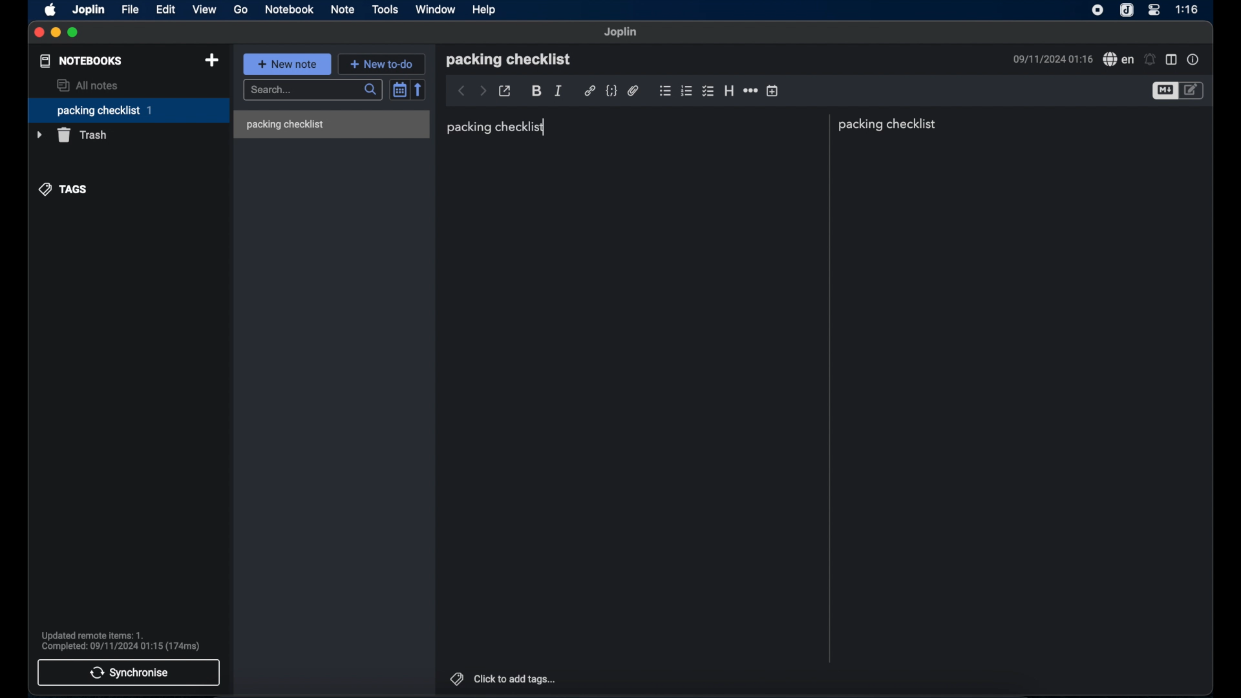 Image resolution: width=1241 pixels, height=698 pixels. What do you see at coordinates (1050, 59) in the screenshot?
I see `09/11/2024 01:16` at bounding box center [1050, 59].